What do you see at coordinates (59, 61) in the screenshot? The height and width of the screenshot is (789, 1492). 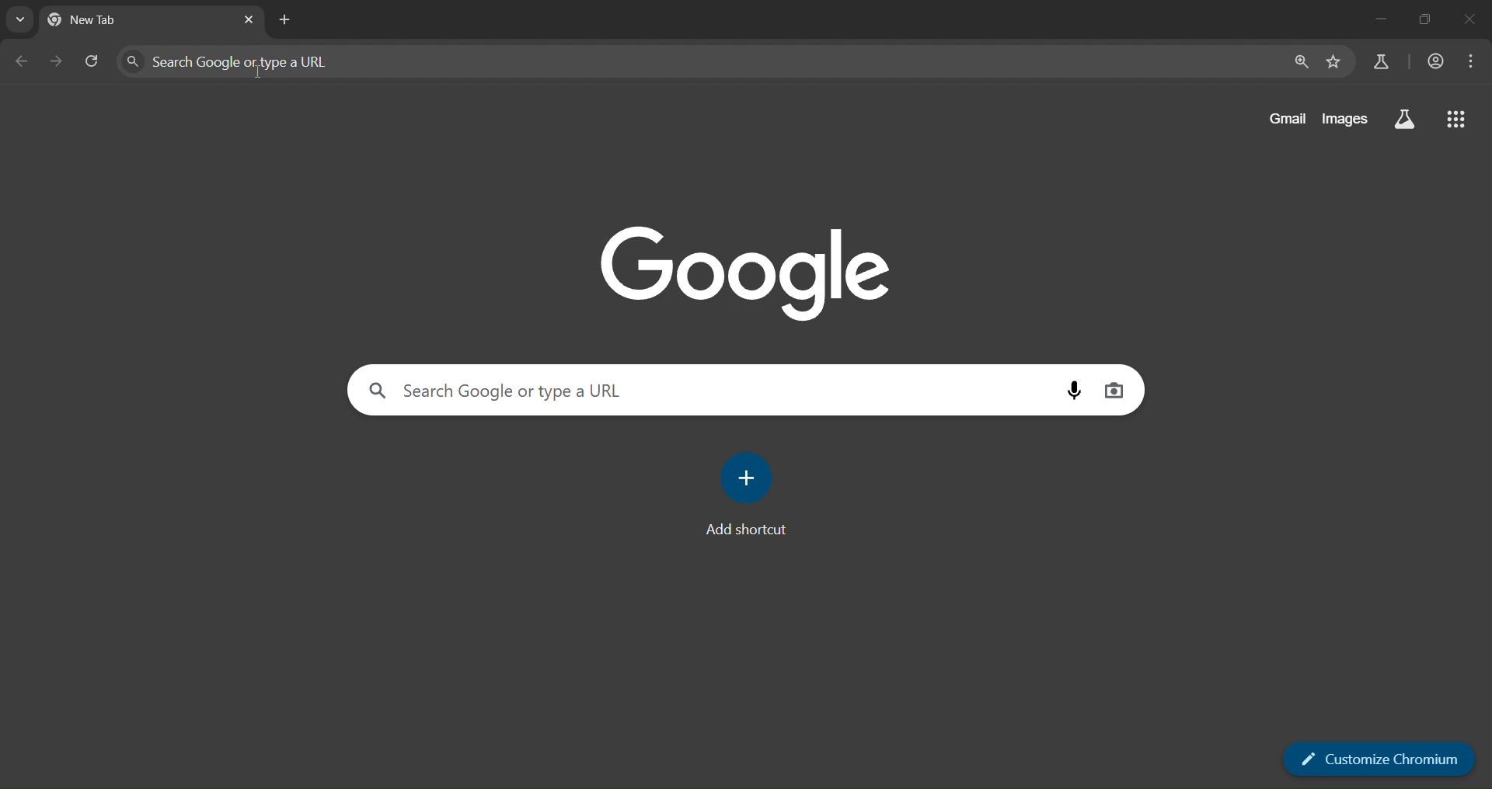 I see `go back one page` at bounding box center [59, 61].